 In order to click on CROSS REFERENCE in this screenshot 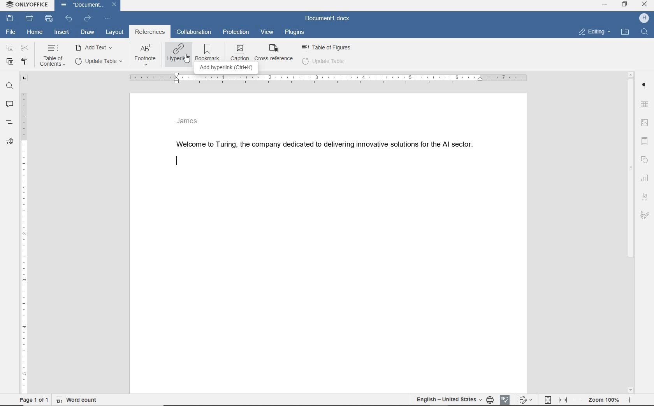, I will do `click(274, 52)`.